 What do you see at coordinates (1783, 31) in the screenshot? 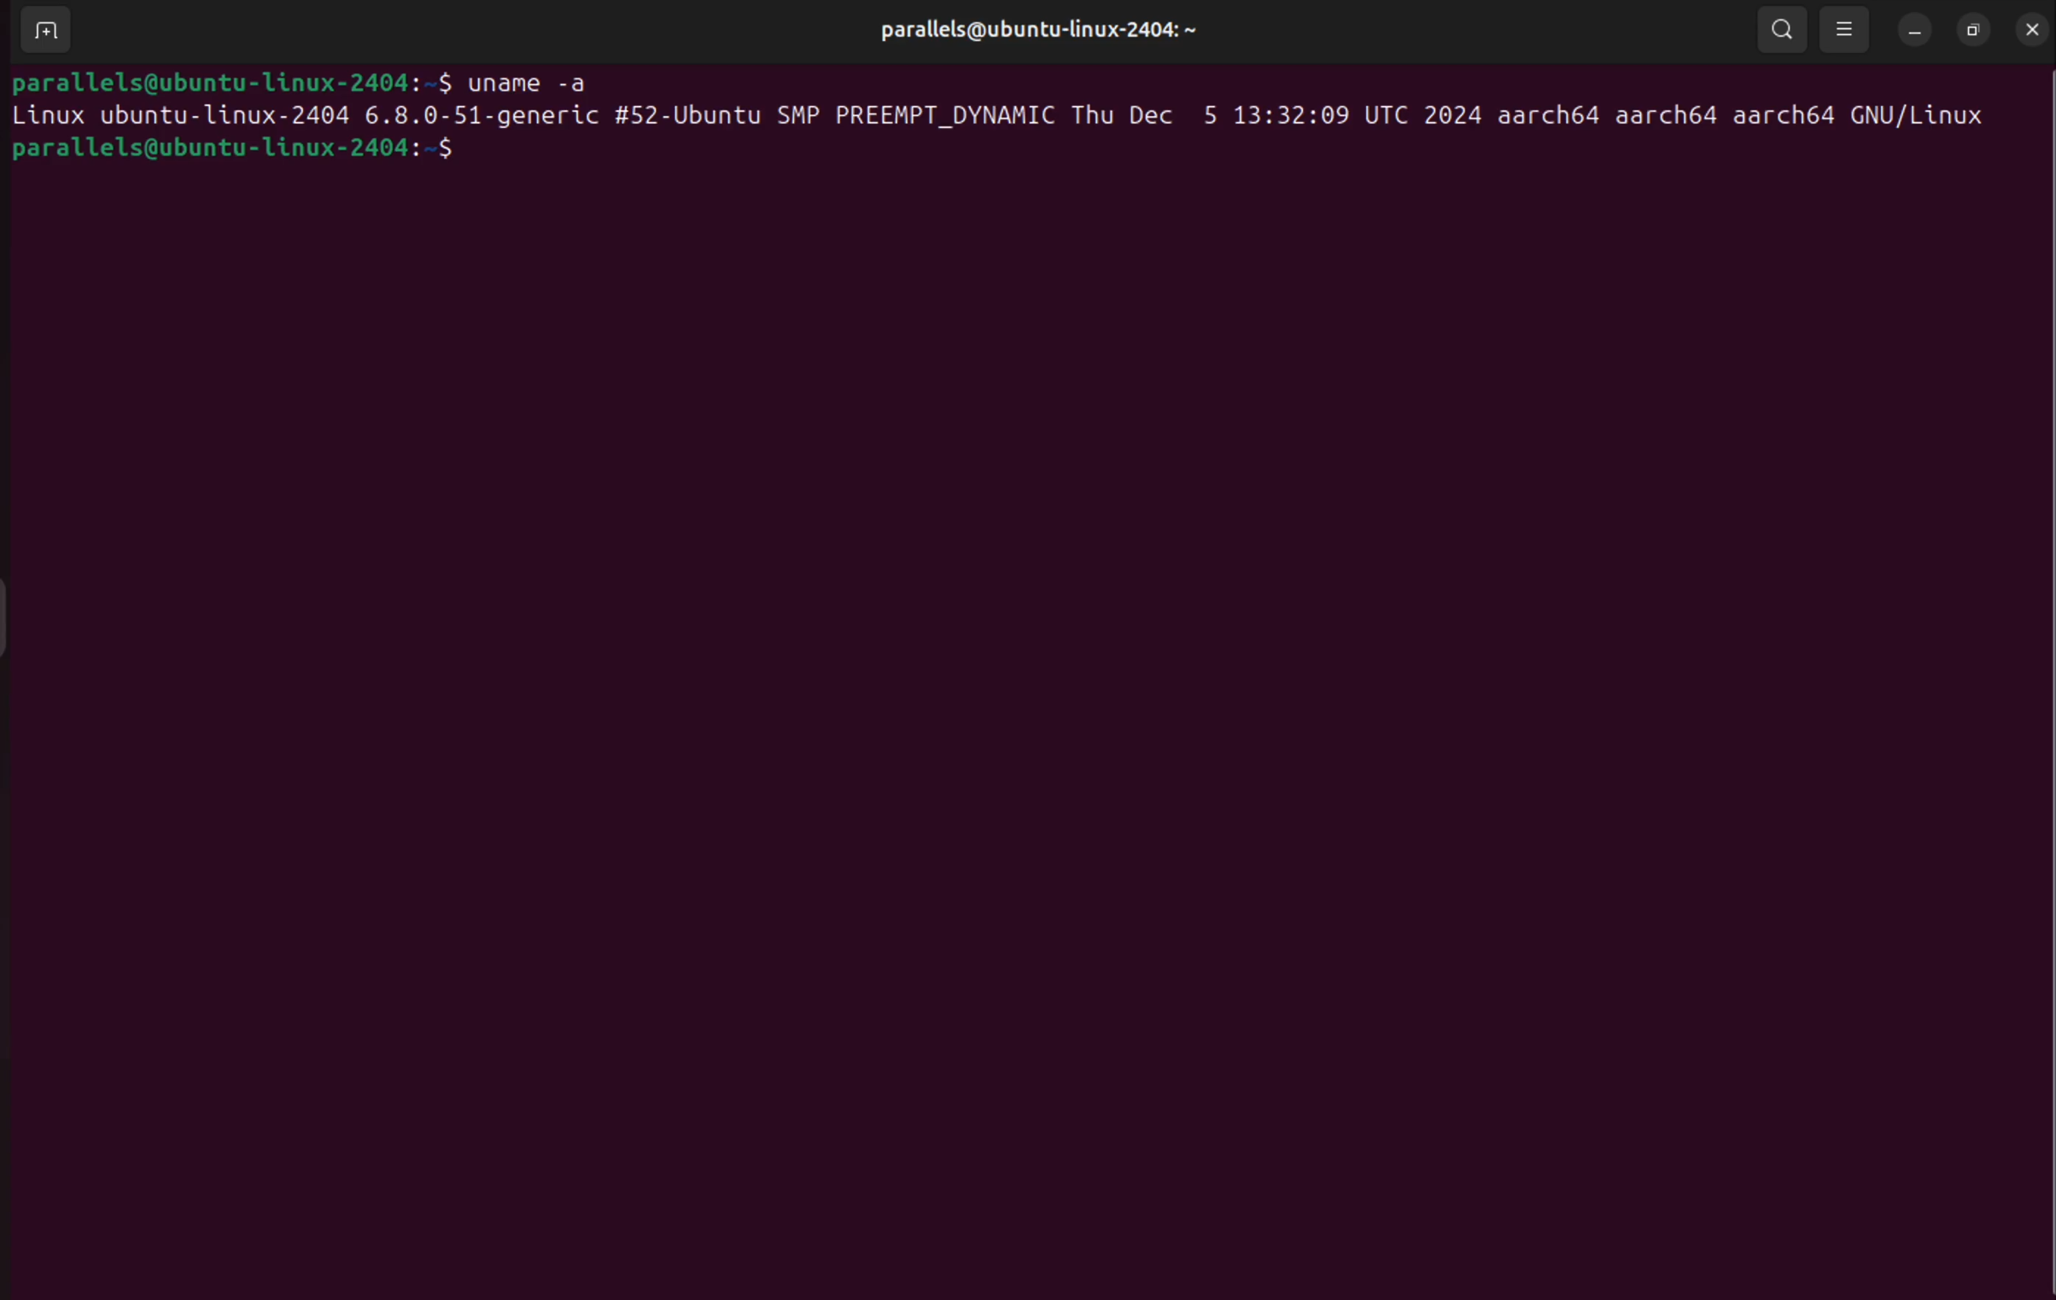
I see `search` at bounding box center [1783, 31].